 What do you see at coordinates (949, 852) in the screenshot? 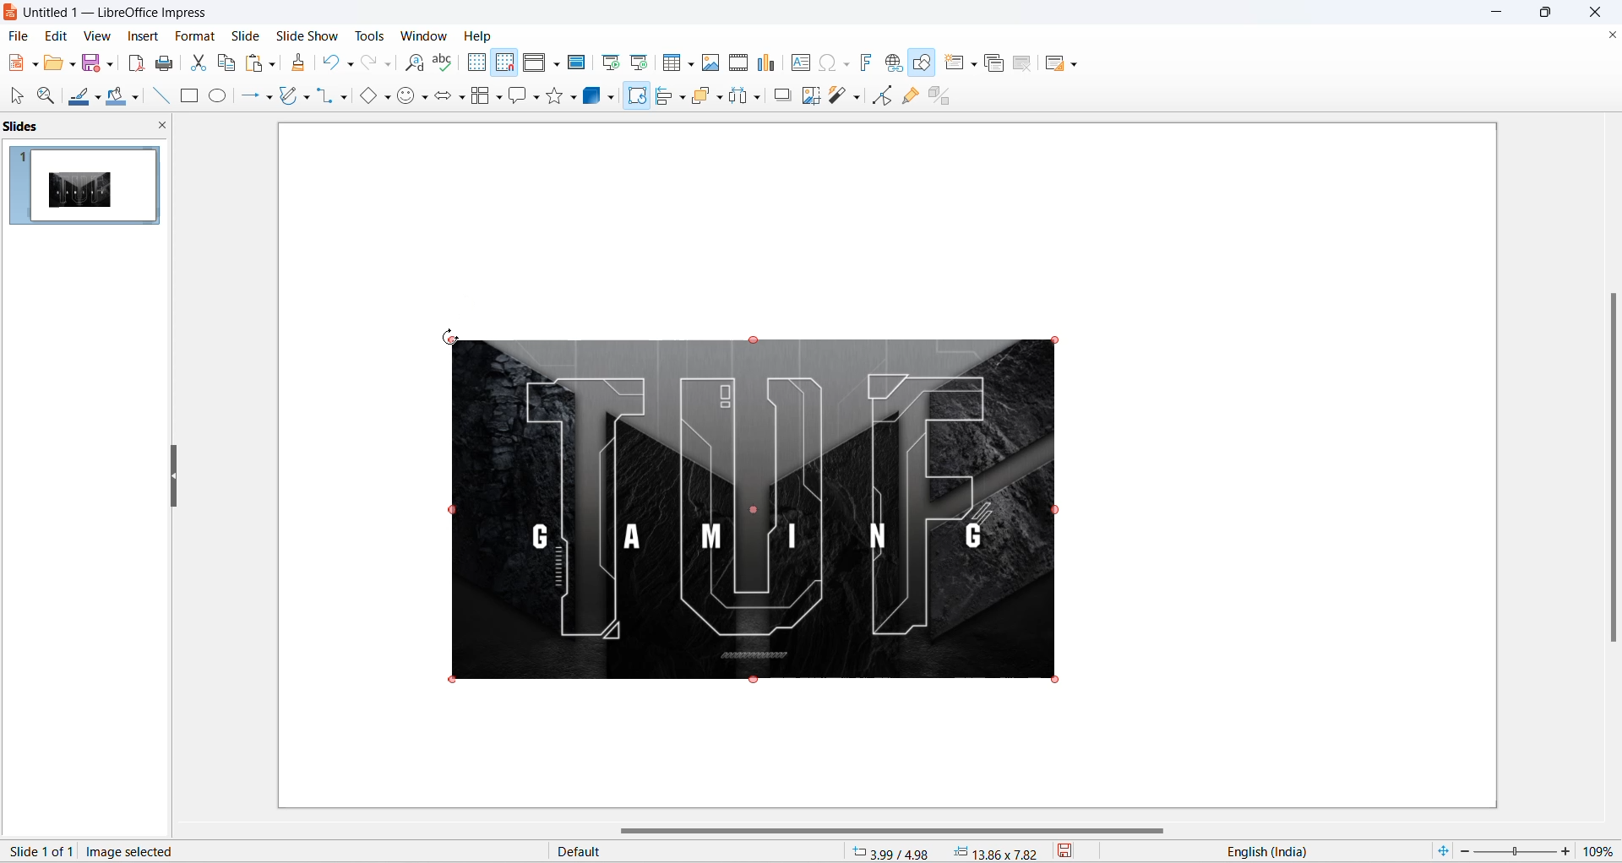
I see `cursor and selection coordinates` at bounding box center [949, 852].